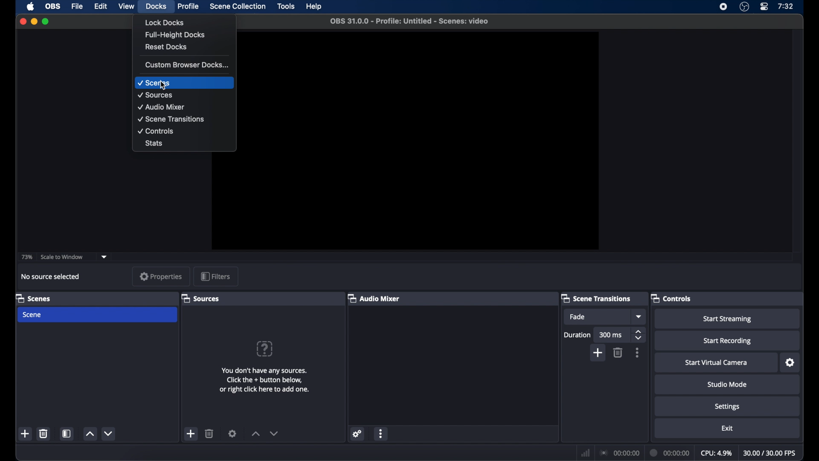 This screenshot has width=819, height=461. Describe the element at coordinates (171, 119) in the screenshot. I see `scene transitions` at that location.